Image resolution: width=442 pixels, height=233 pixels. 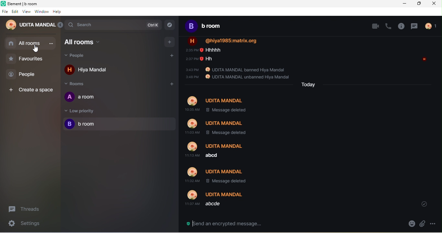 I want to click on low priority, so click(x=81, y=110).